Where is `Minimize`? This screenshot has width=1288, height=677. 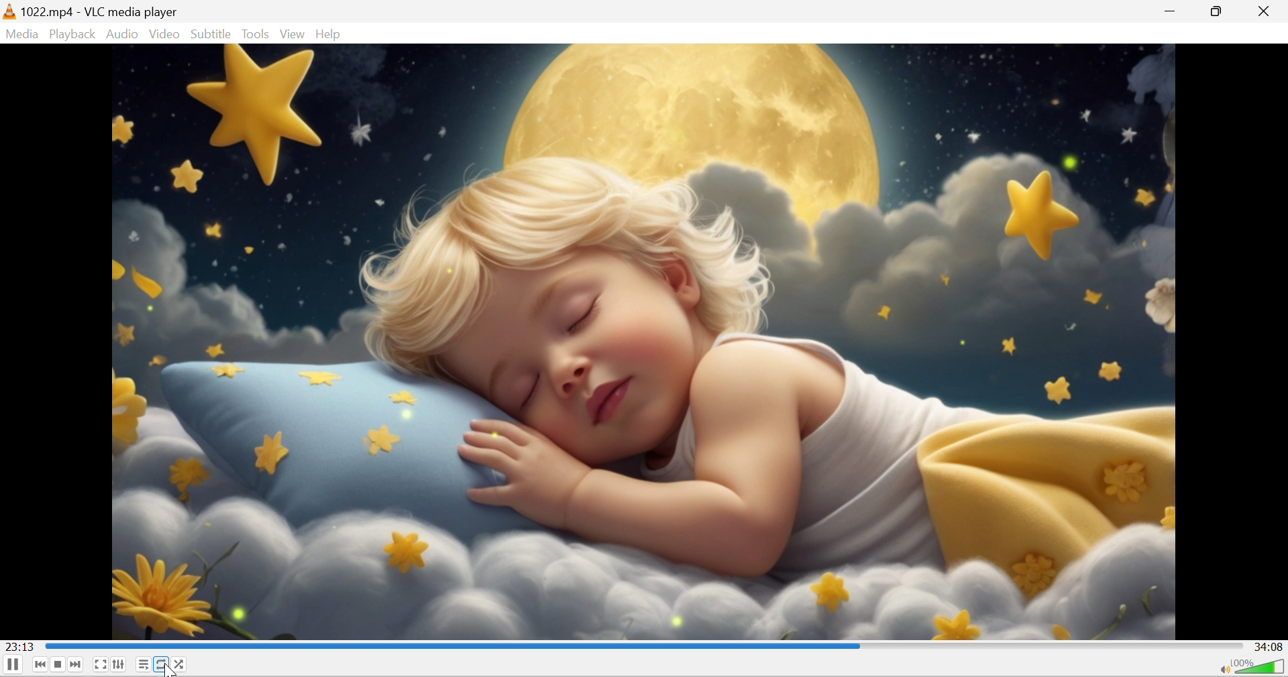
Minimize is located at coordinates (1173, 11).